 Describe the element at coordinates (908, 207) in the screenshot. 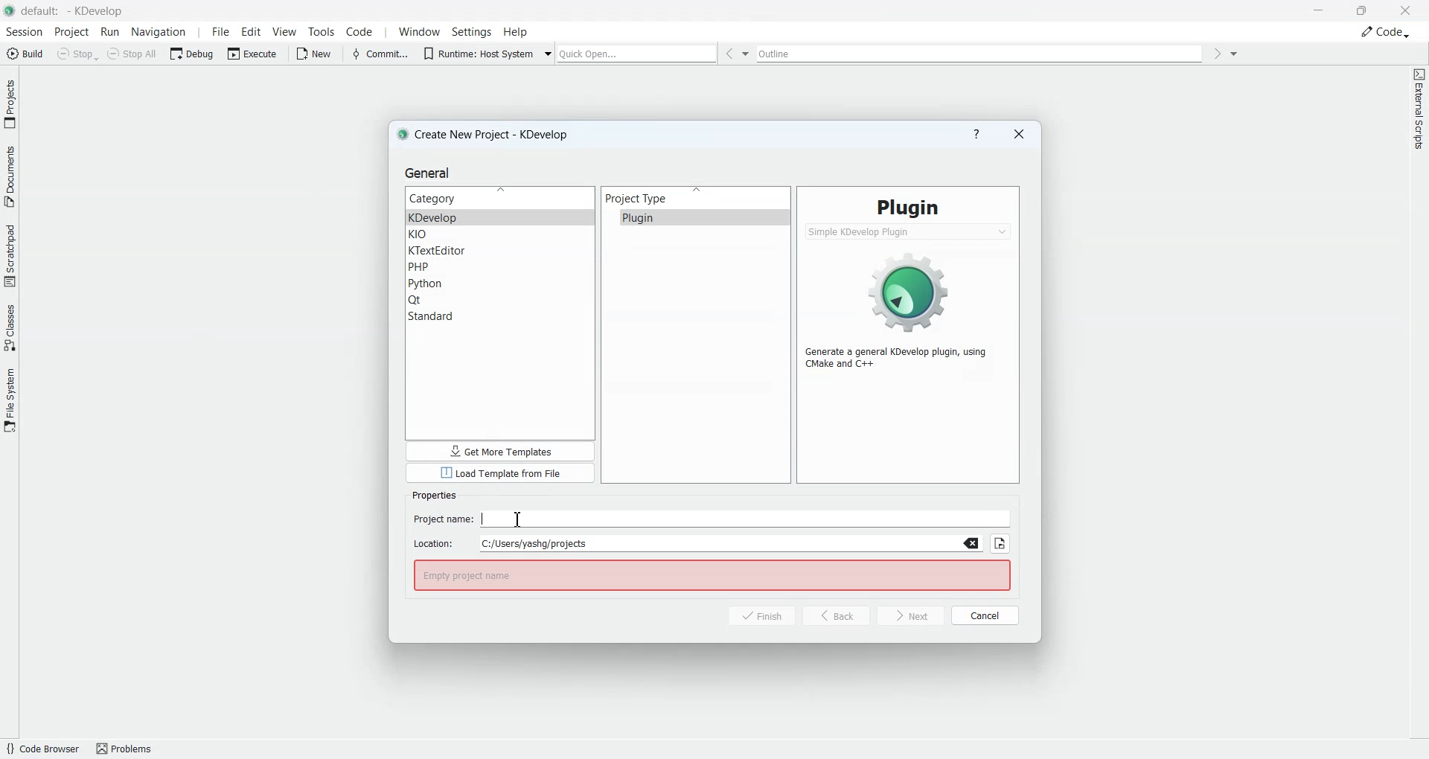

I see `Text` at that location.